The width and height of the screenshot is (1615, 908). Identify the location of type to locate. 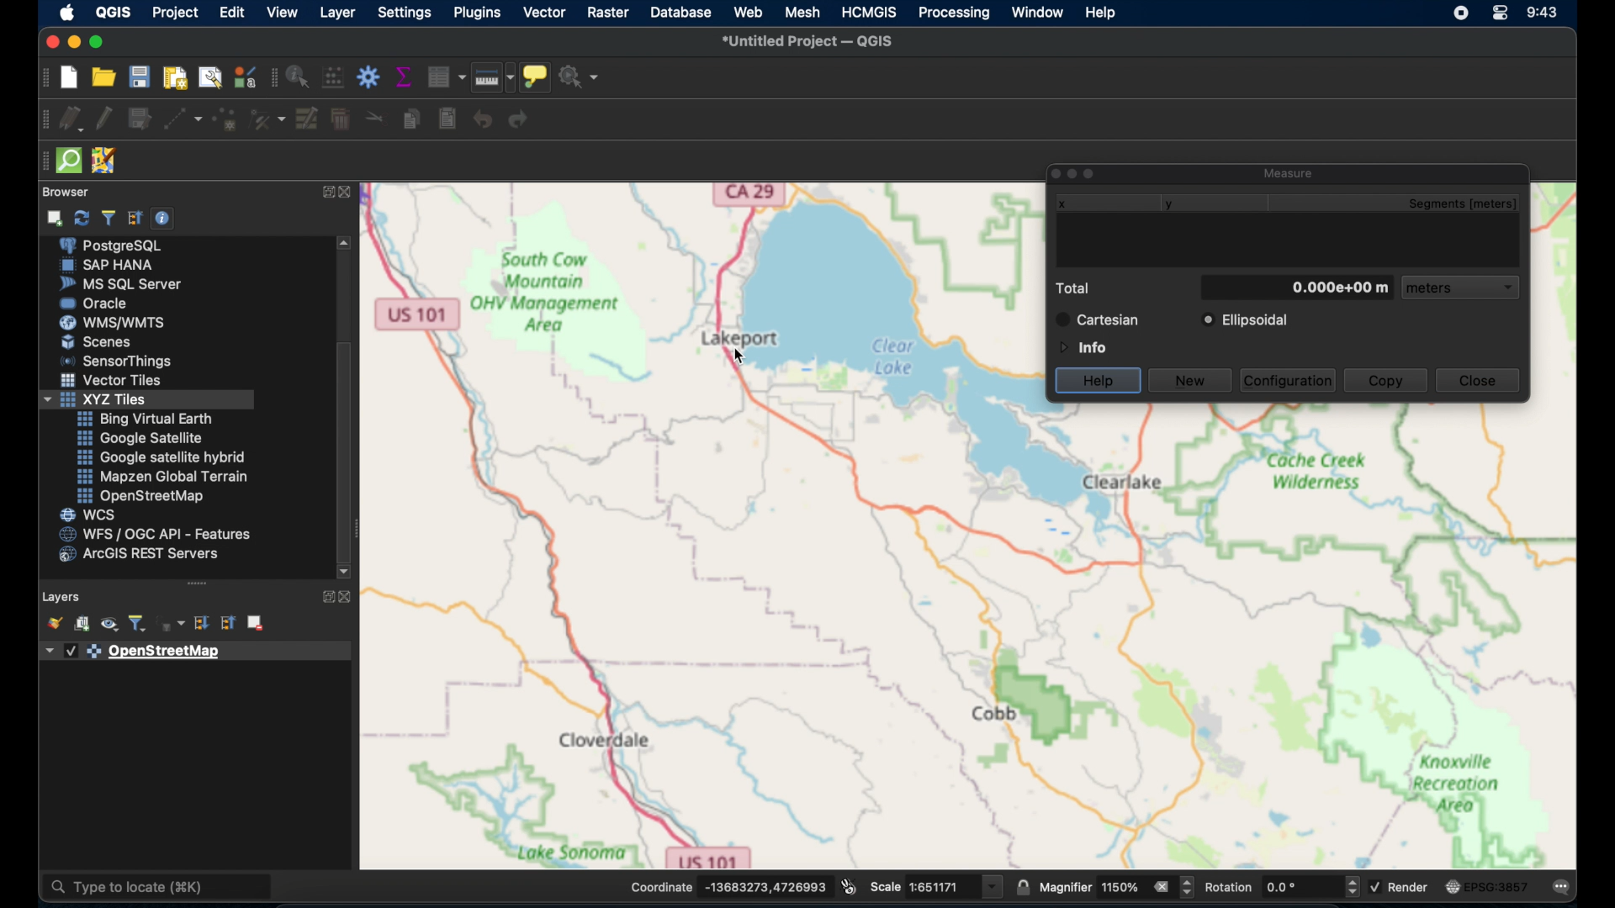
(159, 888).